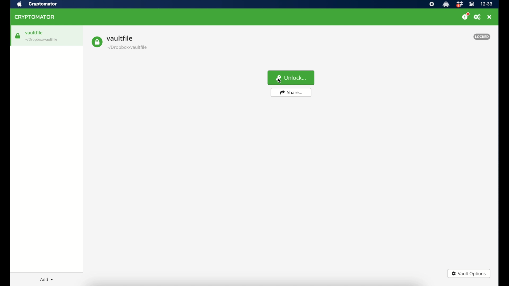  I want to click on locked, so click(482, 37).